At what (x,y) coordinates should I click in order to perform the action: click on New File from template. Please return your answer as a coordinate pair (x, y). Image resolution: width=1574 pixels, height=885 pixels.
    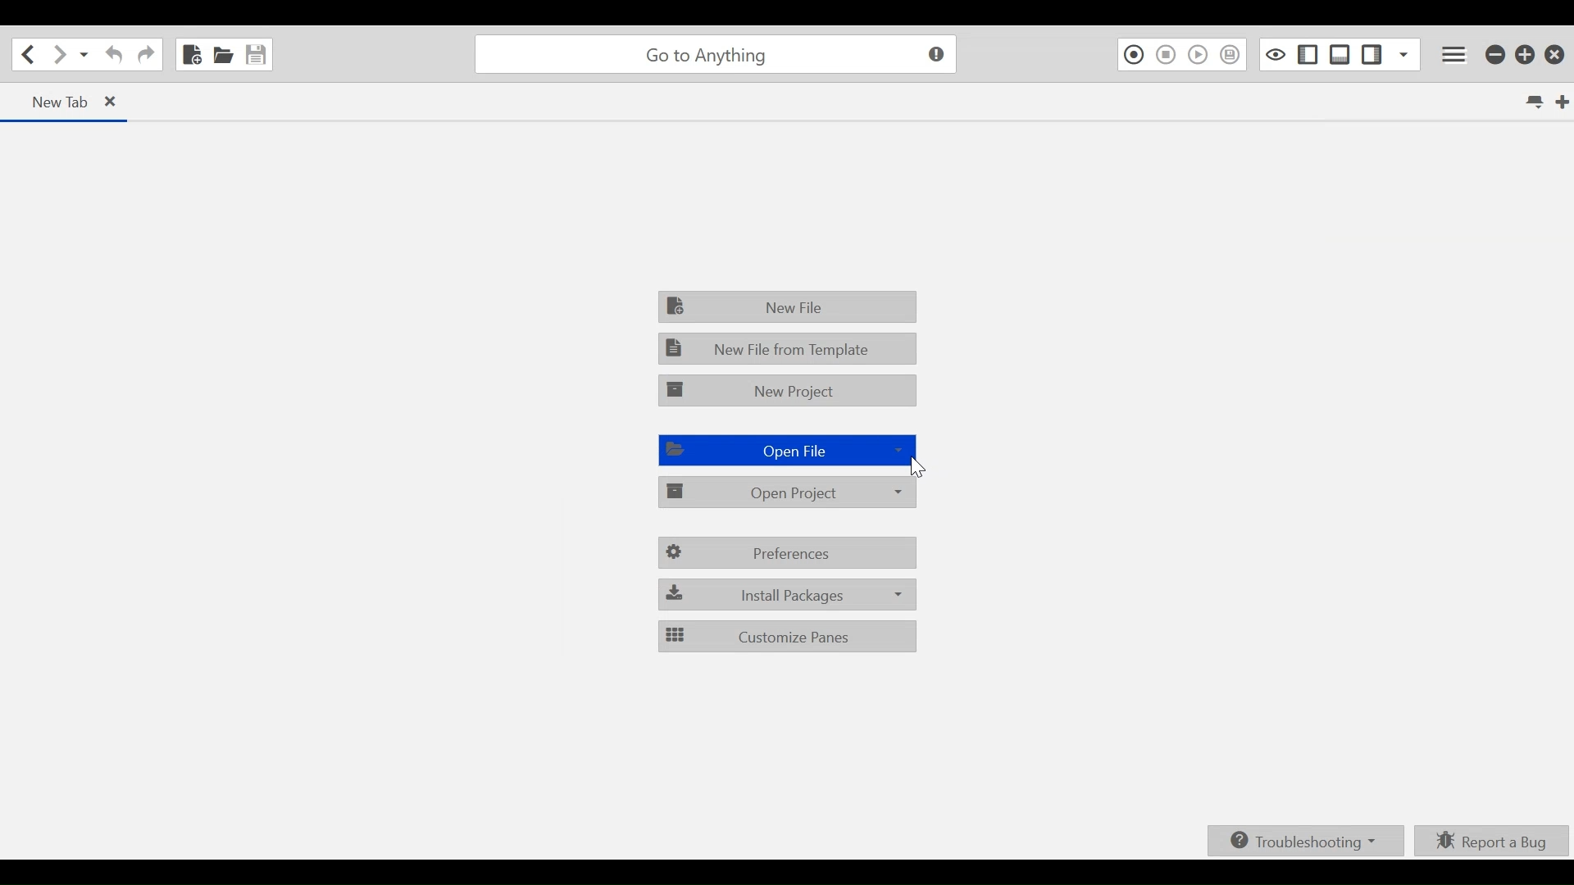
    Looking at the image, I should click on (789, 346).